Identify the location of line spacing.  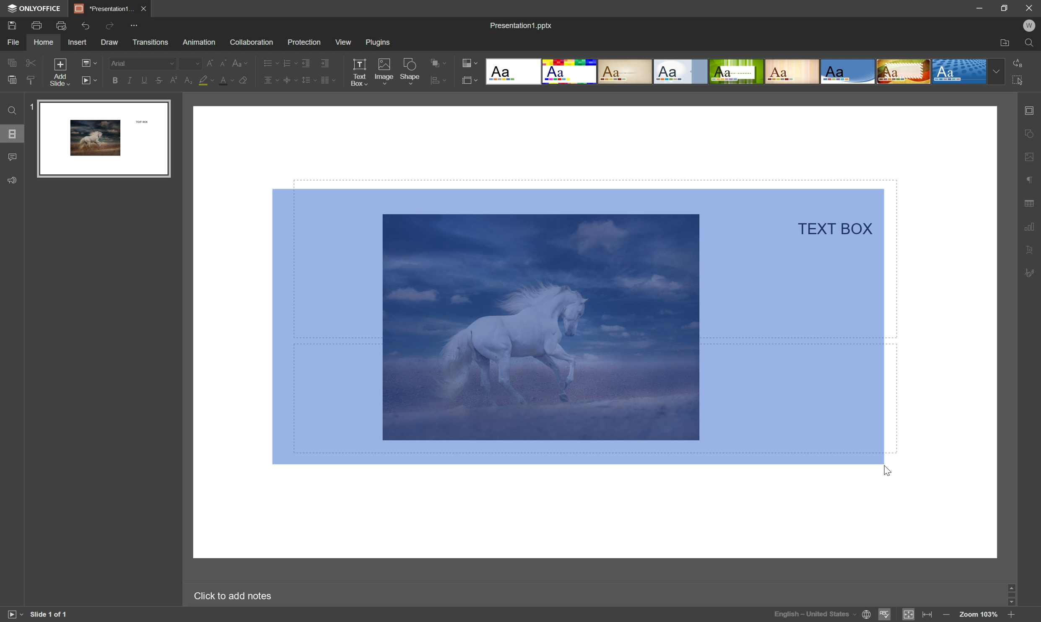
(309, 80).